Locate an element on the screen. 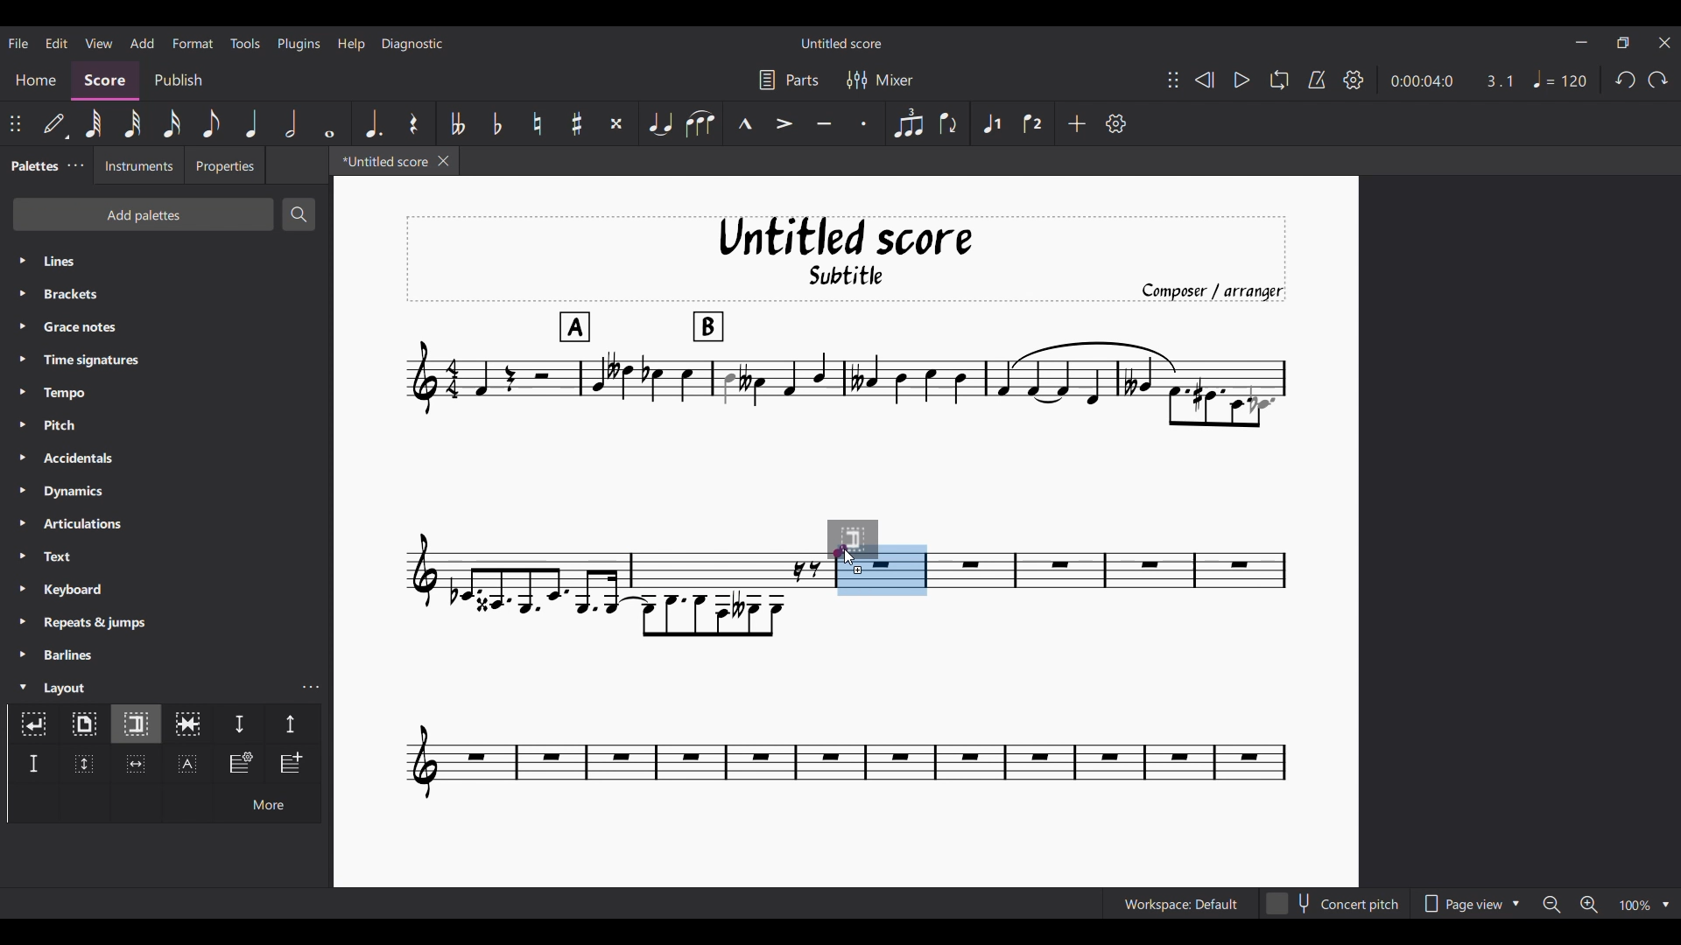 The width and height of the screenshot is (1681, 945). Customize settings is located at coordinates (1116, 123).